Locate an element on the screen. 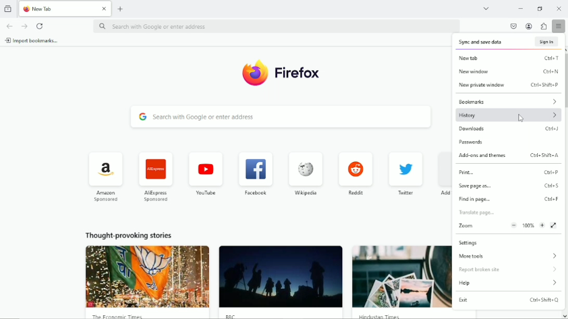 This screenshot has width=568, height=319. image is located at coordinates (148, 276).